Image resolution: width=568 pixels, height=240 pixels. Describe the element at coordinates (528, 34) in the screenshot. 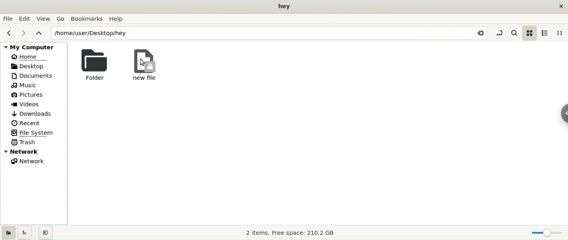

I see `icon view` at that location.